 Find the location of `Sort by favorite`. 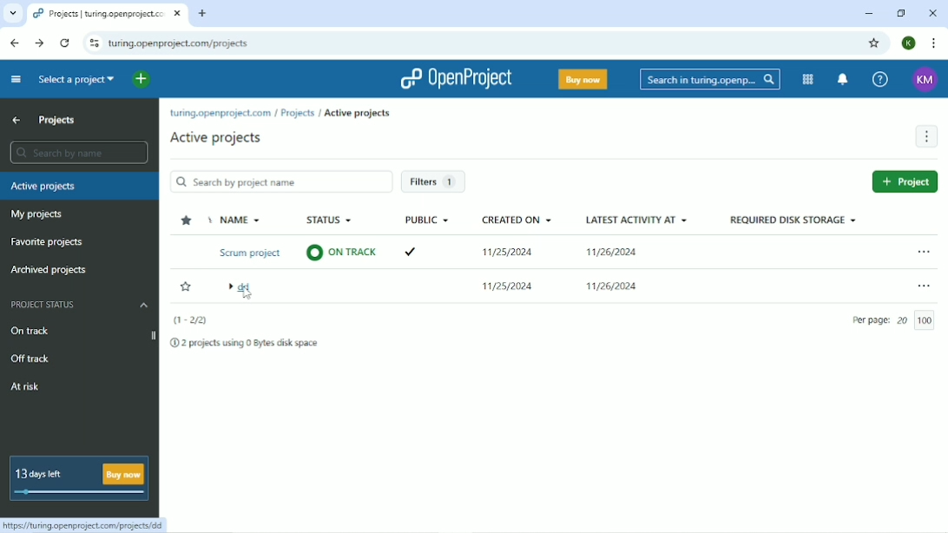

Sort by favorite is located at coordinates (187, 220).